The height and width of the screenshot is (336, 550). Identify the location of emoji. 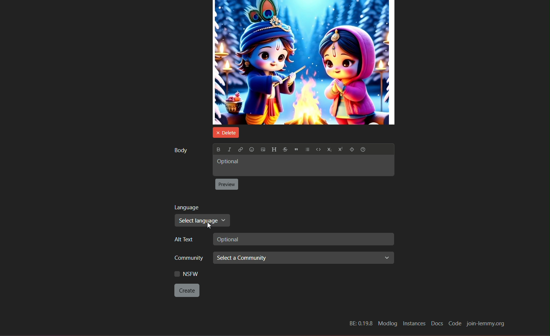
(251, 150).